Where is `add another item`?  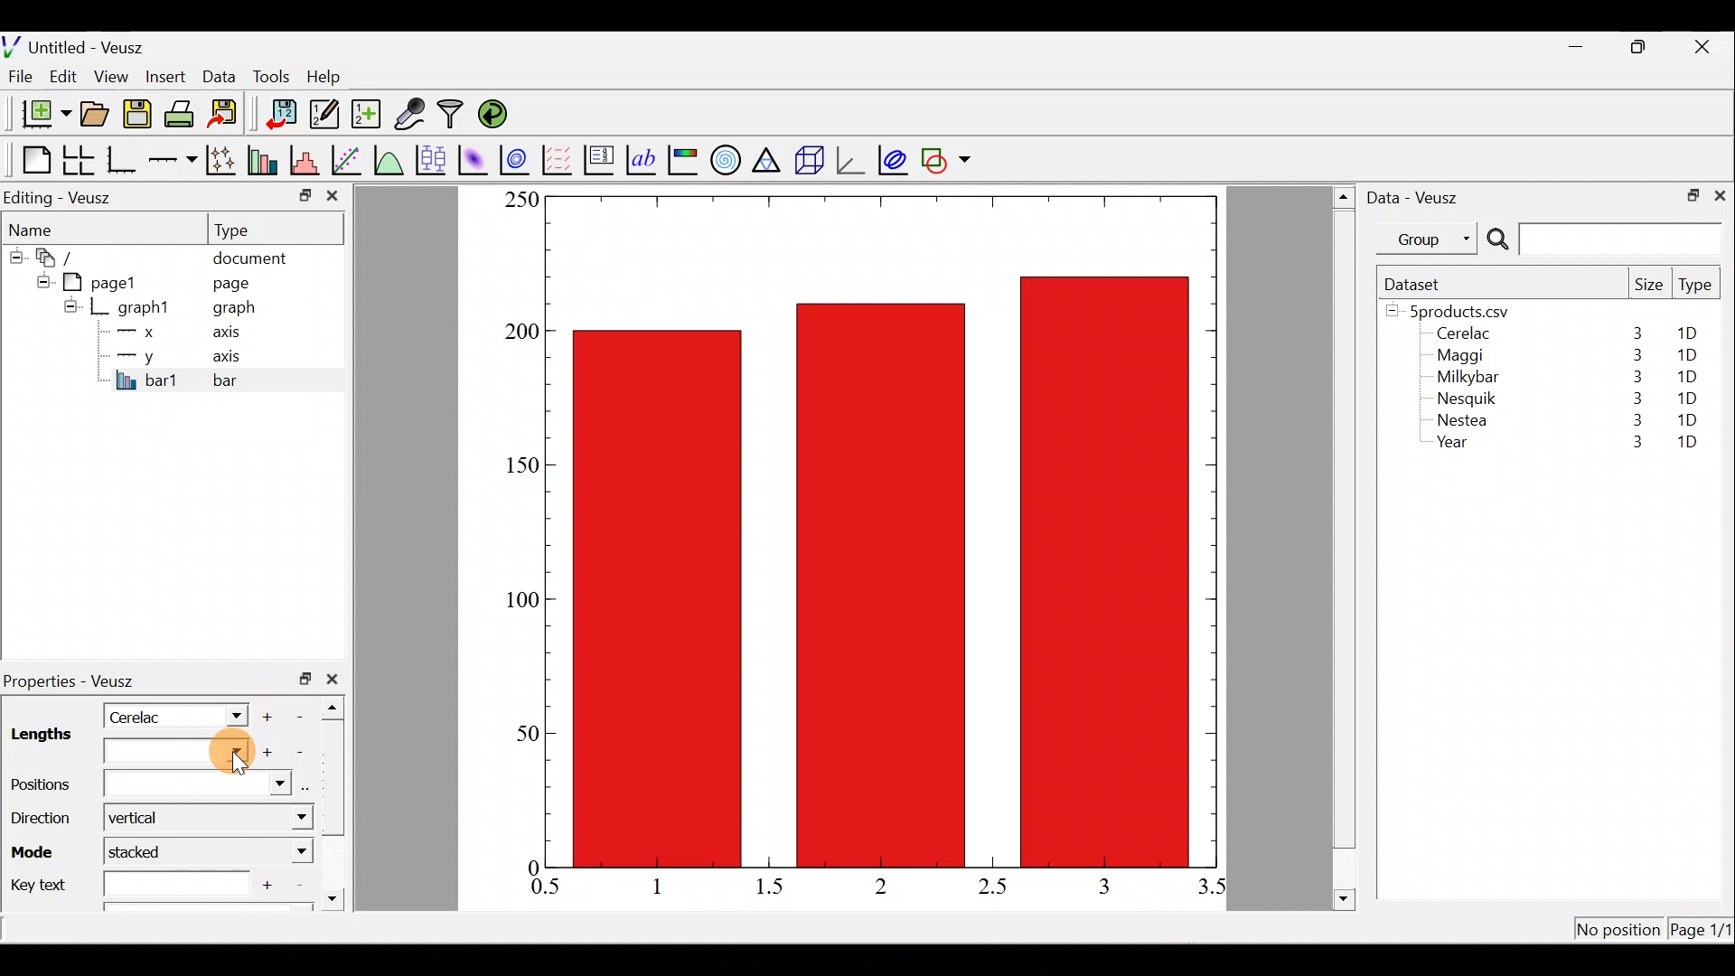
add another item is located at coordinates (269, 883).